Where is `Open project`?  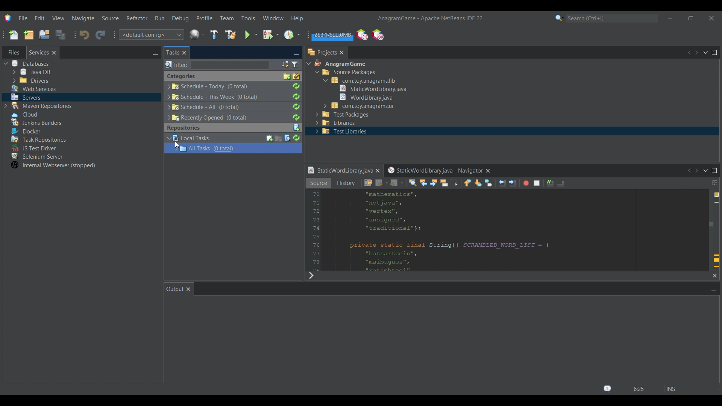 Open project is located at coordinates (44, 35).